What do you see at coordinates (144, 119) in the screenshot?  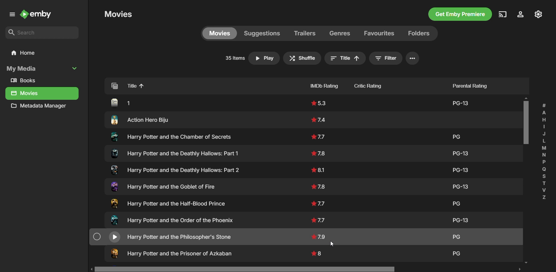 I see `` at bounding box center [144, 119].